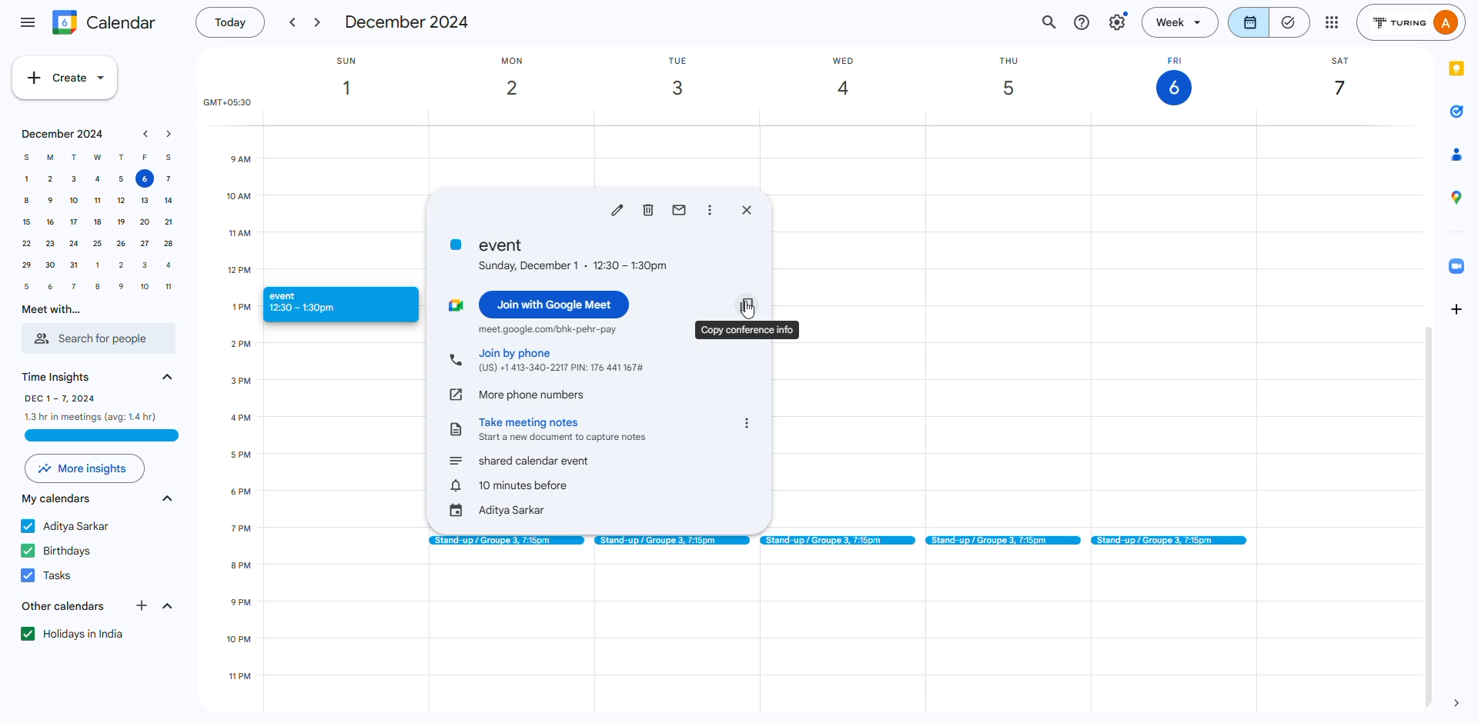 This screenshot has height=723, width=1478. I want to click on next page, so click(1461, 701).